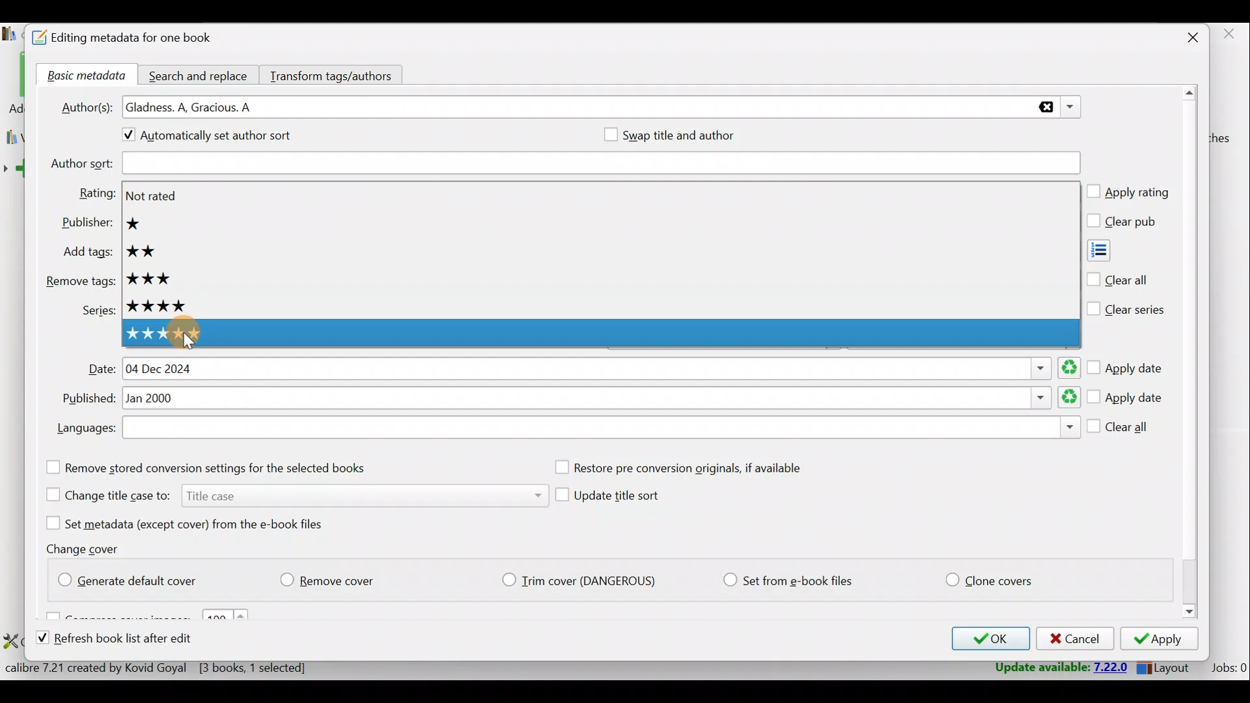 This screenshot has height=703, width=1250. What do you see at coordinates (145, 249) in the screenshot?
I see `2 star rating` at bounding box center [145, 249].